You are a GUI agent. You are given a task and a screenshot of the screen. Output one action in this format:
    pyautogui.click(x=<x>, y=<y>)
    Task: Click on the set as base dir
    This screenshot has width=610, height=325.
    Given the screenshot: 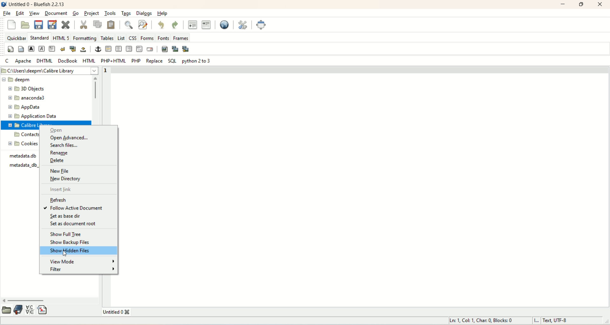 What is the action you would take?
    pyautogui.click(x=65, y=217)
    